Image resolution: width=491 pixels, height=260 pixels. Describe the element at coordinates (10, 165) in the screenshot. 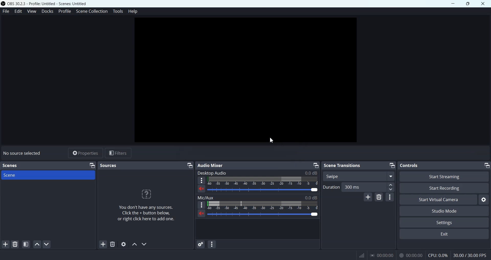

I see `Scenes` at that location.